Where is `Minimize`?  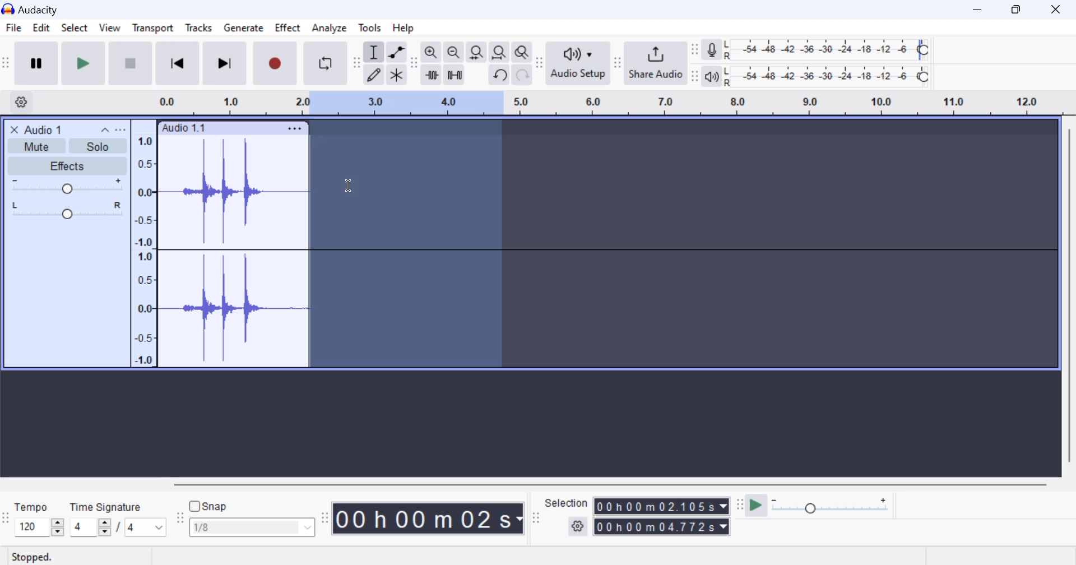 Minimize is located at coordinates (1019, 8).